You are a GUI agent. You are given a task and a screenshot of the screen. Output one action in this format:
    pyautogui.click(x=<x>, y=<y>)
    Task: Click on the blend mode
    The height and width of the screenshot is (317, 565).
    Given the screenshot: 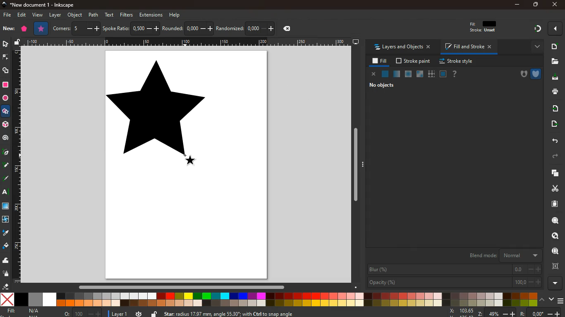 What is the action you would take?
    pyautogui.click(x=500, y=255)
    